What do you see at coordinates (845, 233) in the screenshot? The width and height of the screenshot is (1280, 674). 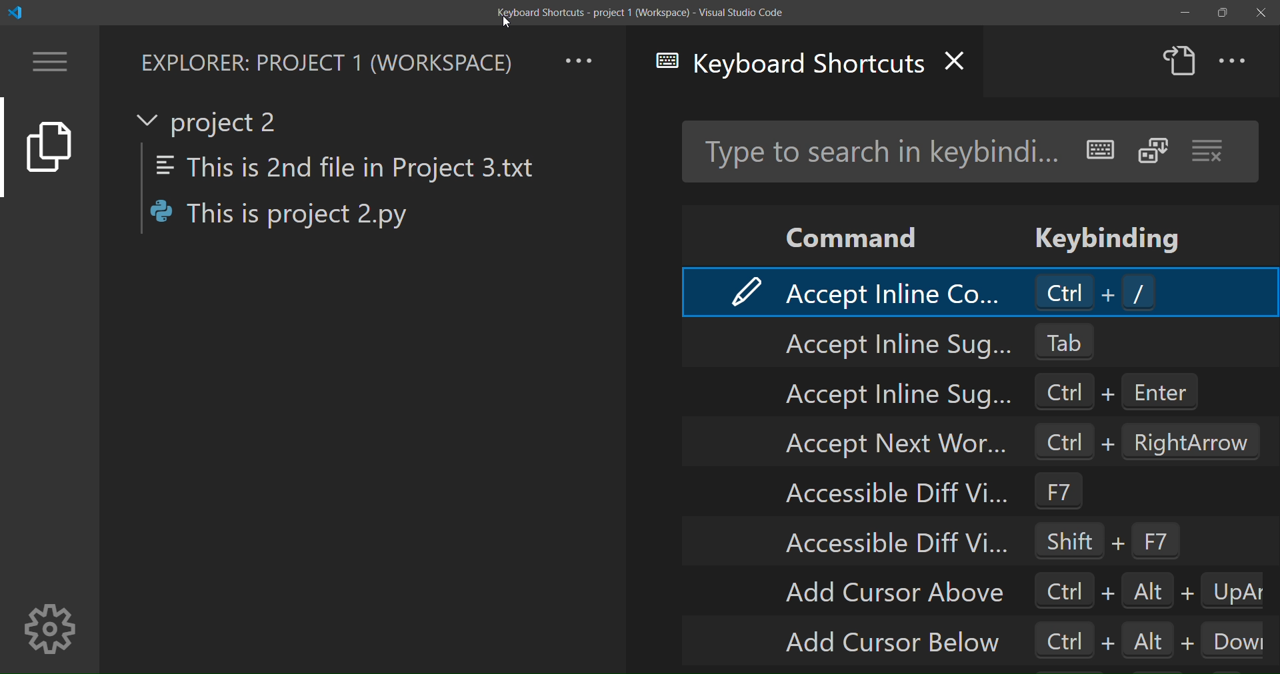 I see `command` at bounding box center [845, 233].